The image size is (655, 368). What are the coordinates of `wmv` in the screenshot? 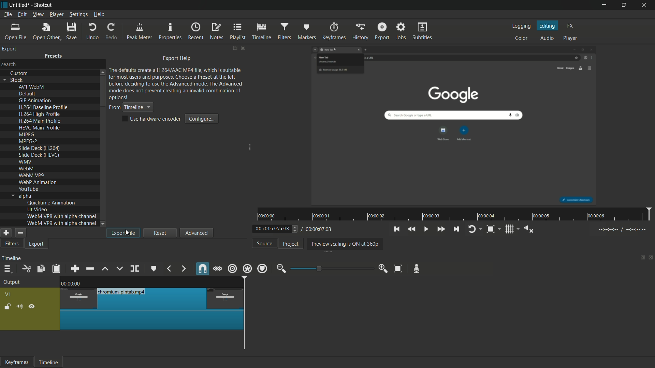 It's located at (24, 162).